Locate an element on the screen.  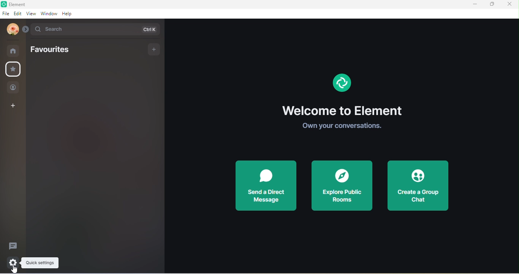
close is located at coordinates (511, 5).